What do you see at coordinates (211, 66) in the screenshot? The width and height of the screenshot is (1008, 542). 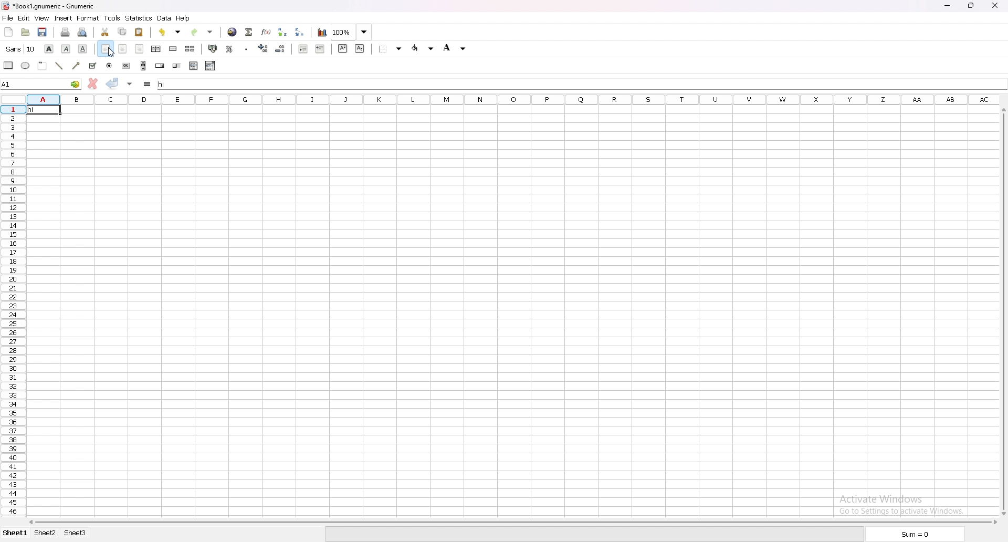 I see `combo box` at bounding box center [211, 66].